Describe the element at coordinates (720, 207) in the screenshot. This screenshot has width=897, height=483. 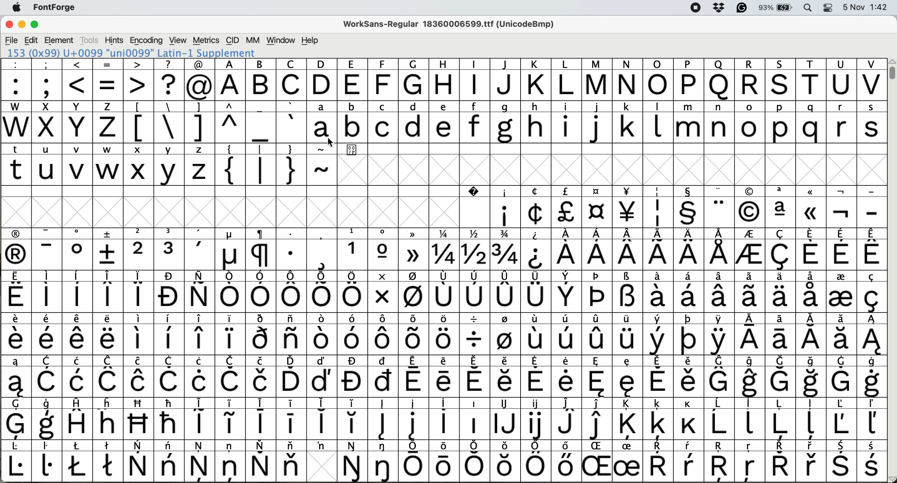
I see `symbol` at that location.